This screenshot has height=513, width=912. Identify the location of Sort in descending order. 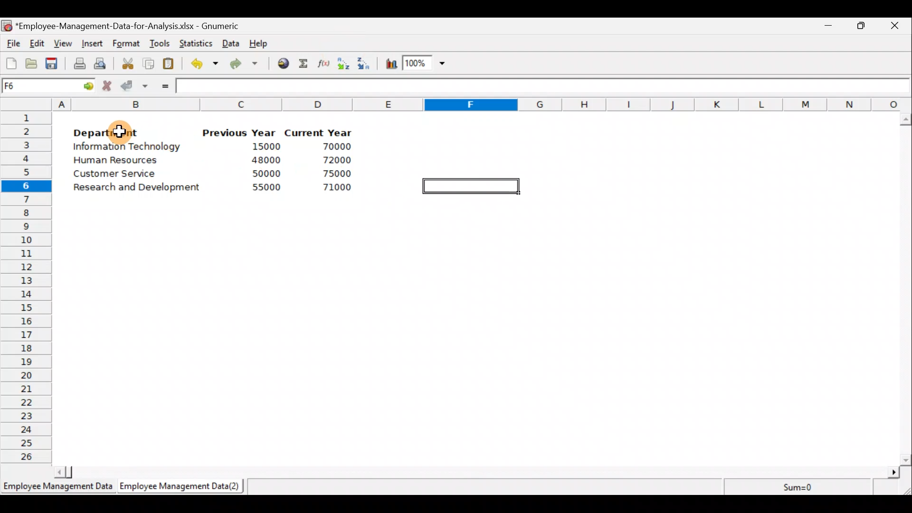
(364, 63).